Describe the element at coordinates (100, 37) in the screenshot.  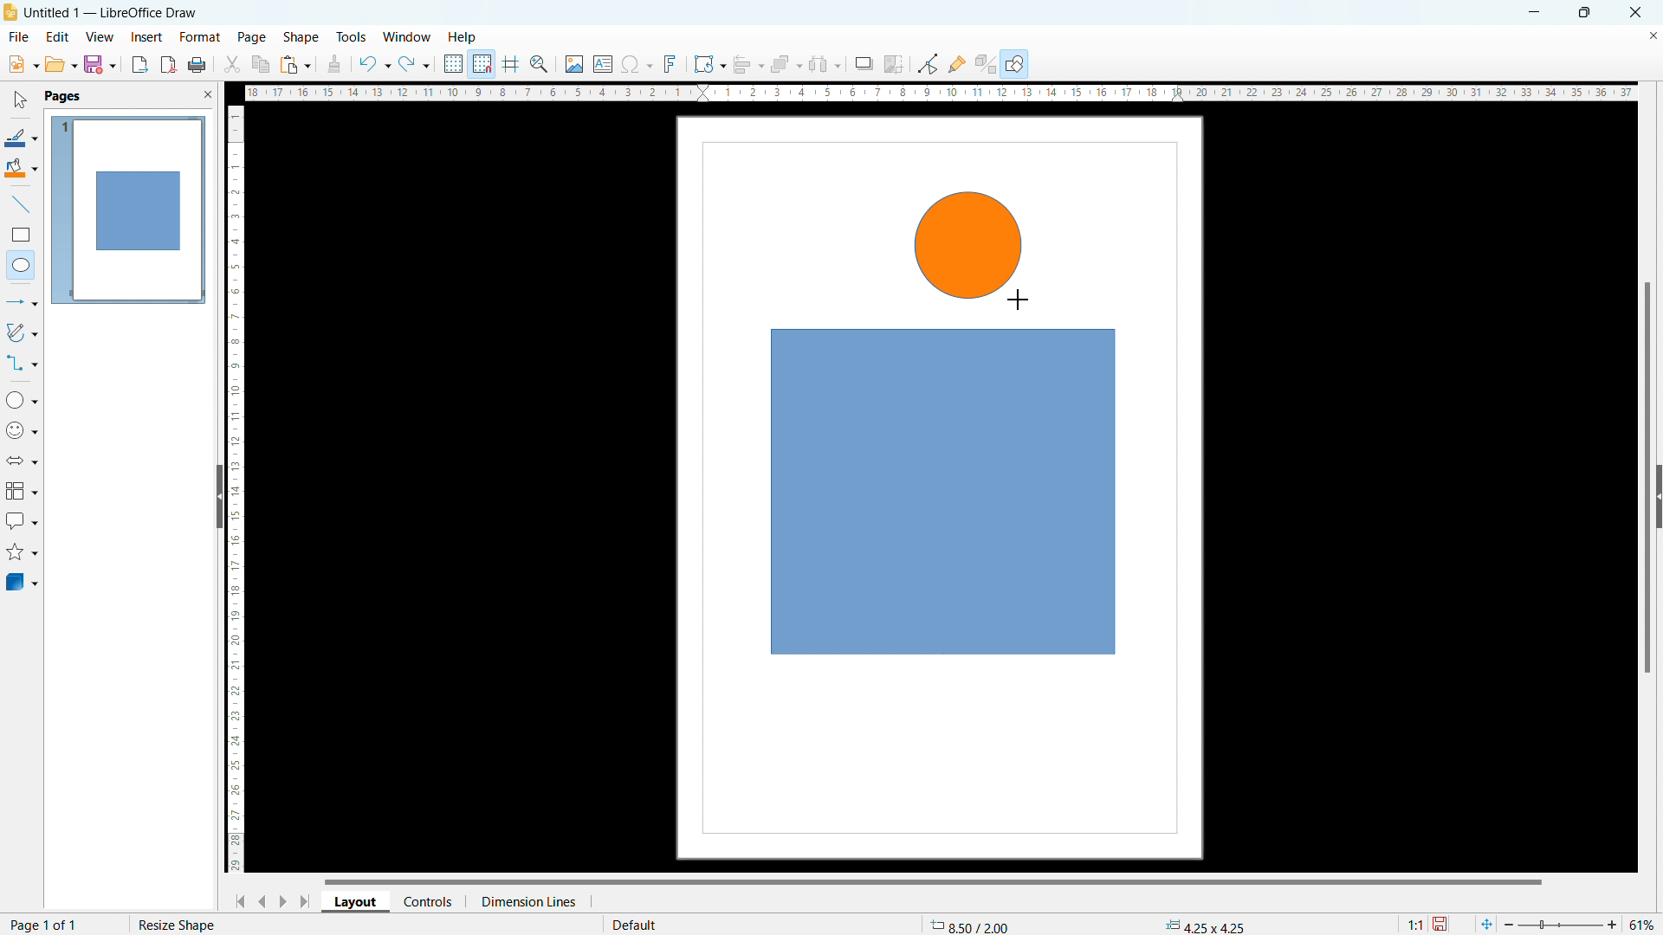
I see `view` at that location.